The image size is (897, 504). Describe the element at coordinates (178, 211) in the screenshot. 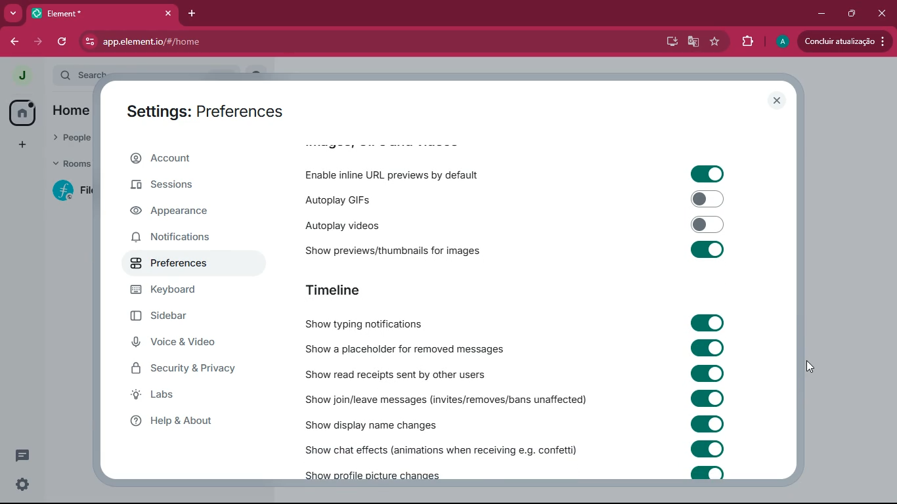

I see `appearance` at that location.